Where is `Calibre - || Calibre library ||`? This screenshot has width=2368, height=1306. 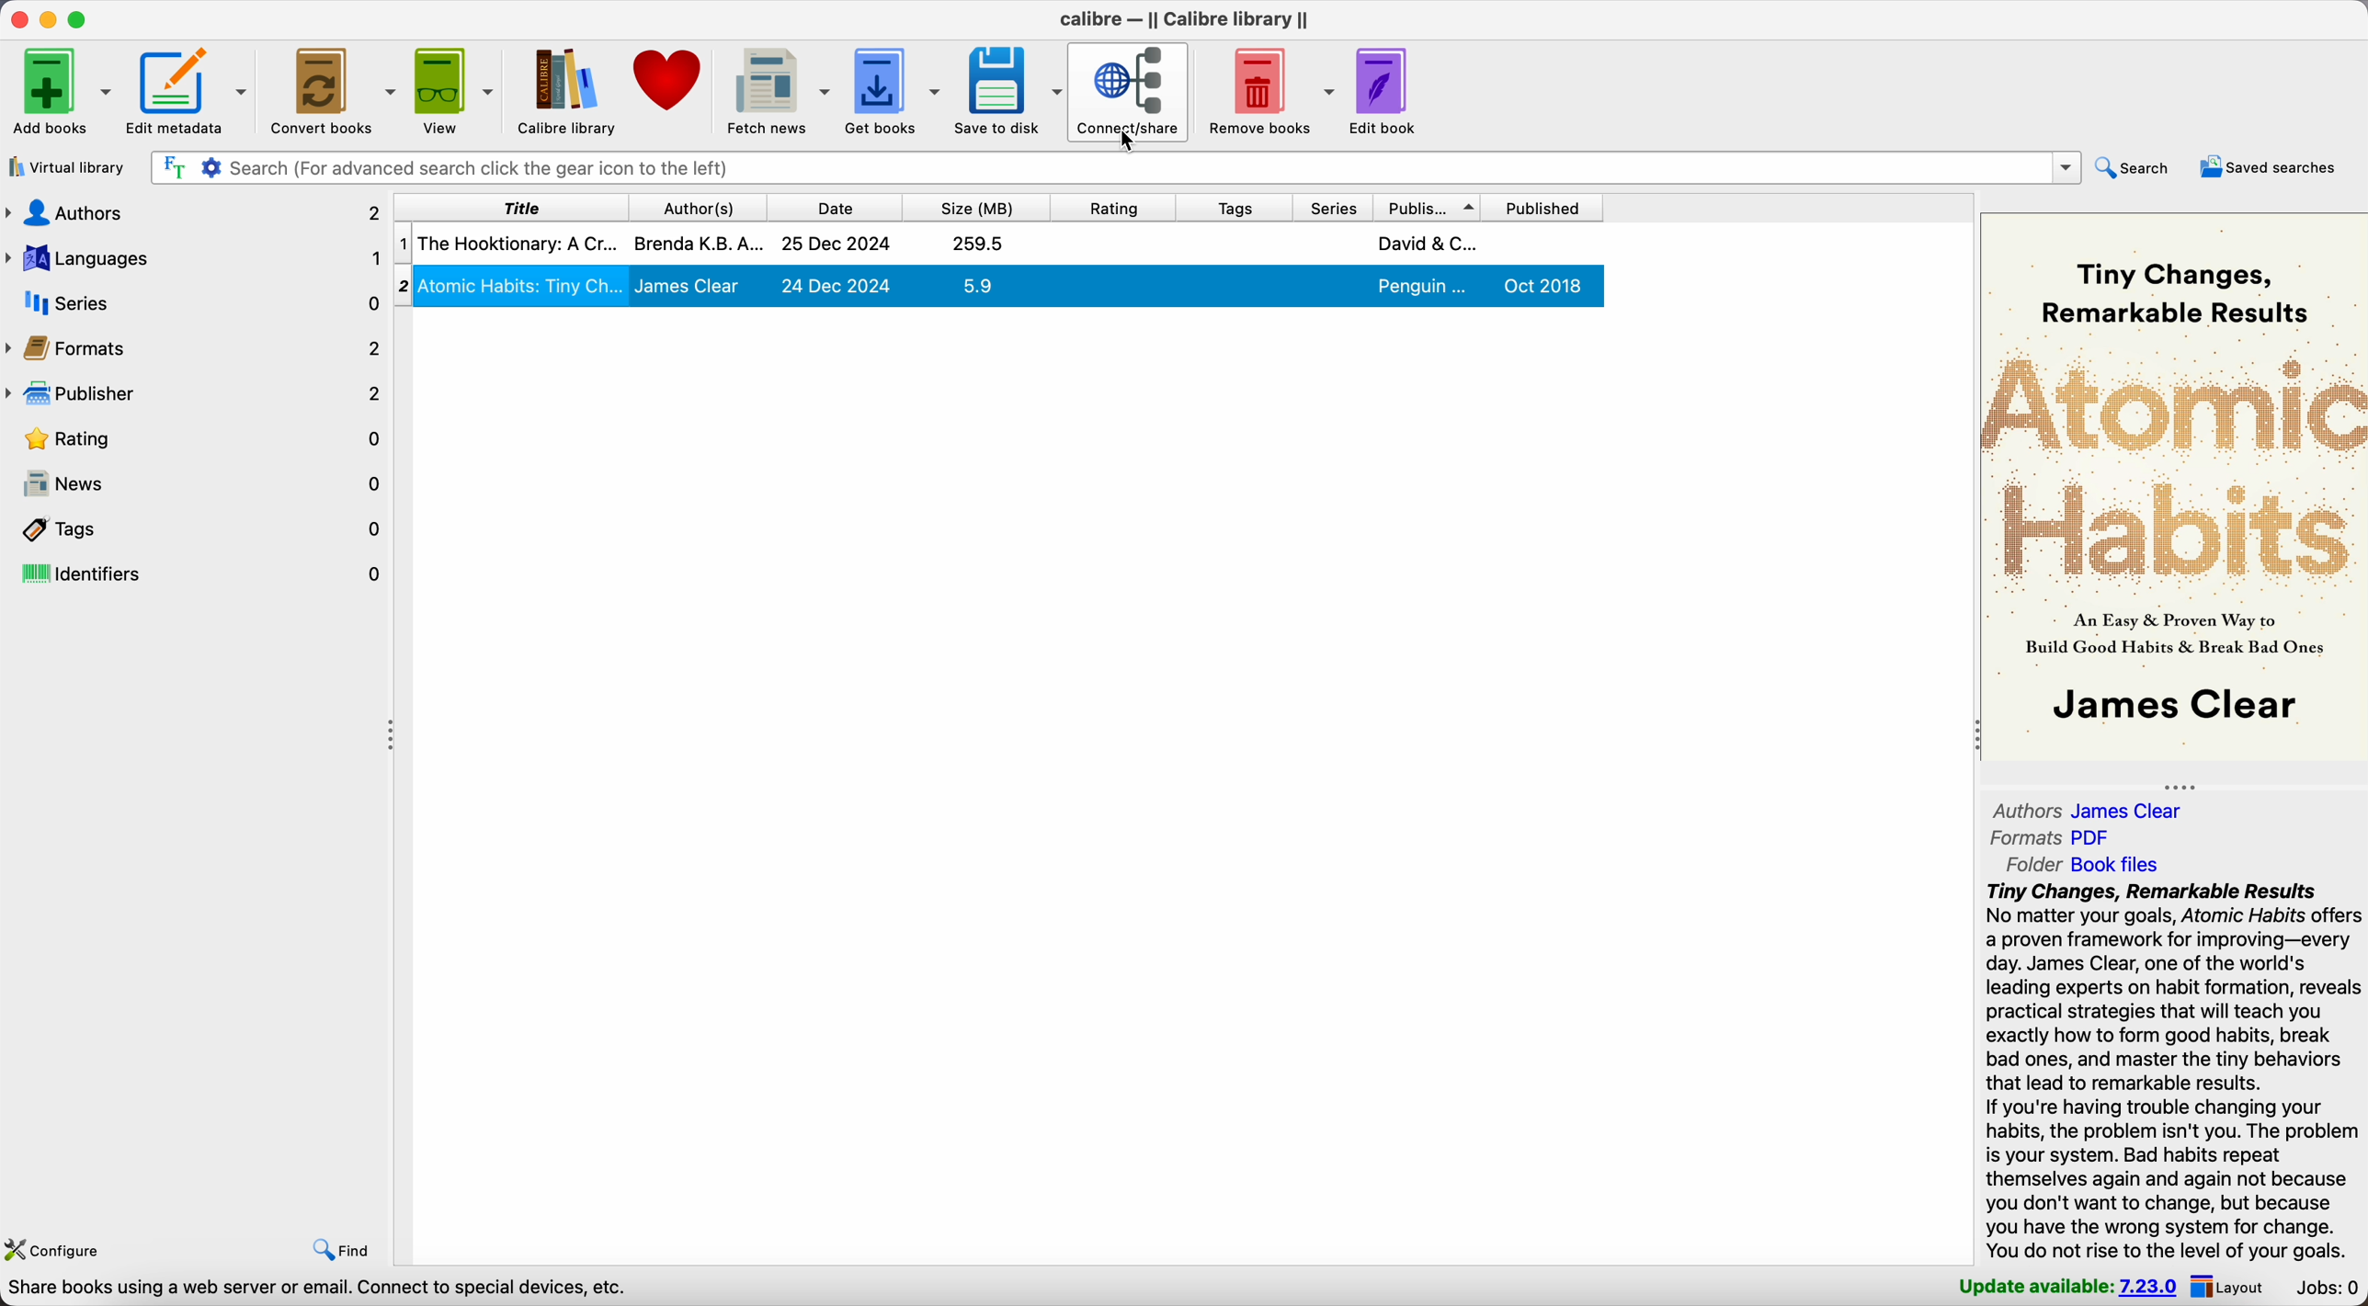
Calibre - || Calibre library || is located at coordinates (1184, 19).